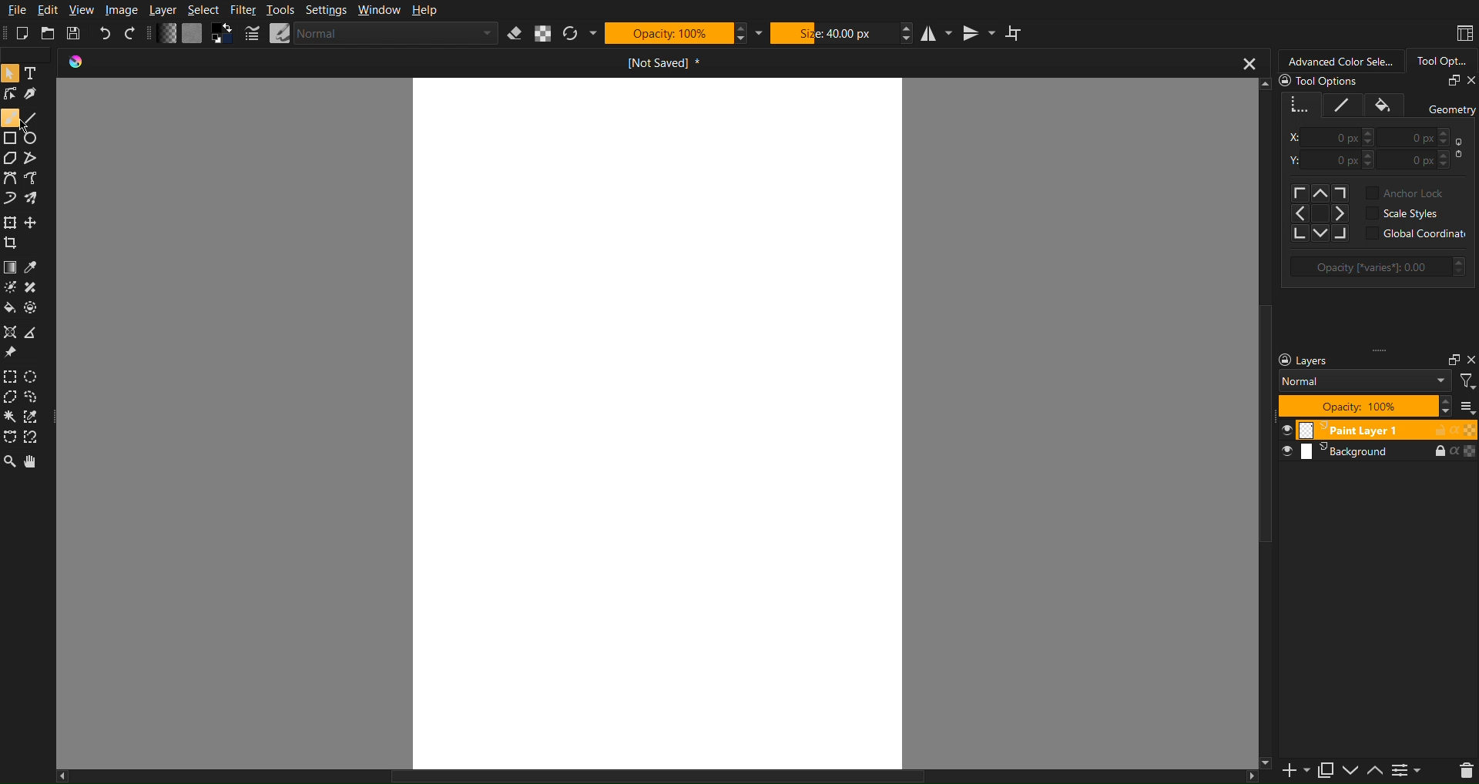 This screenshot has height=784, width=1479. Describe the element at coordinates (9, 285) in the screenshot. I see `Brush` at that location.